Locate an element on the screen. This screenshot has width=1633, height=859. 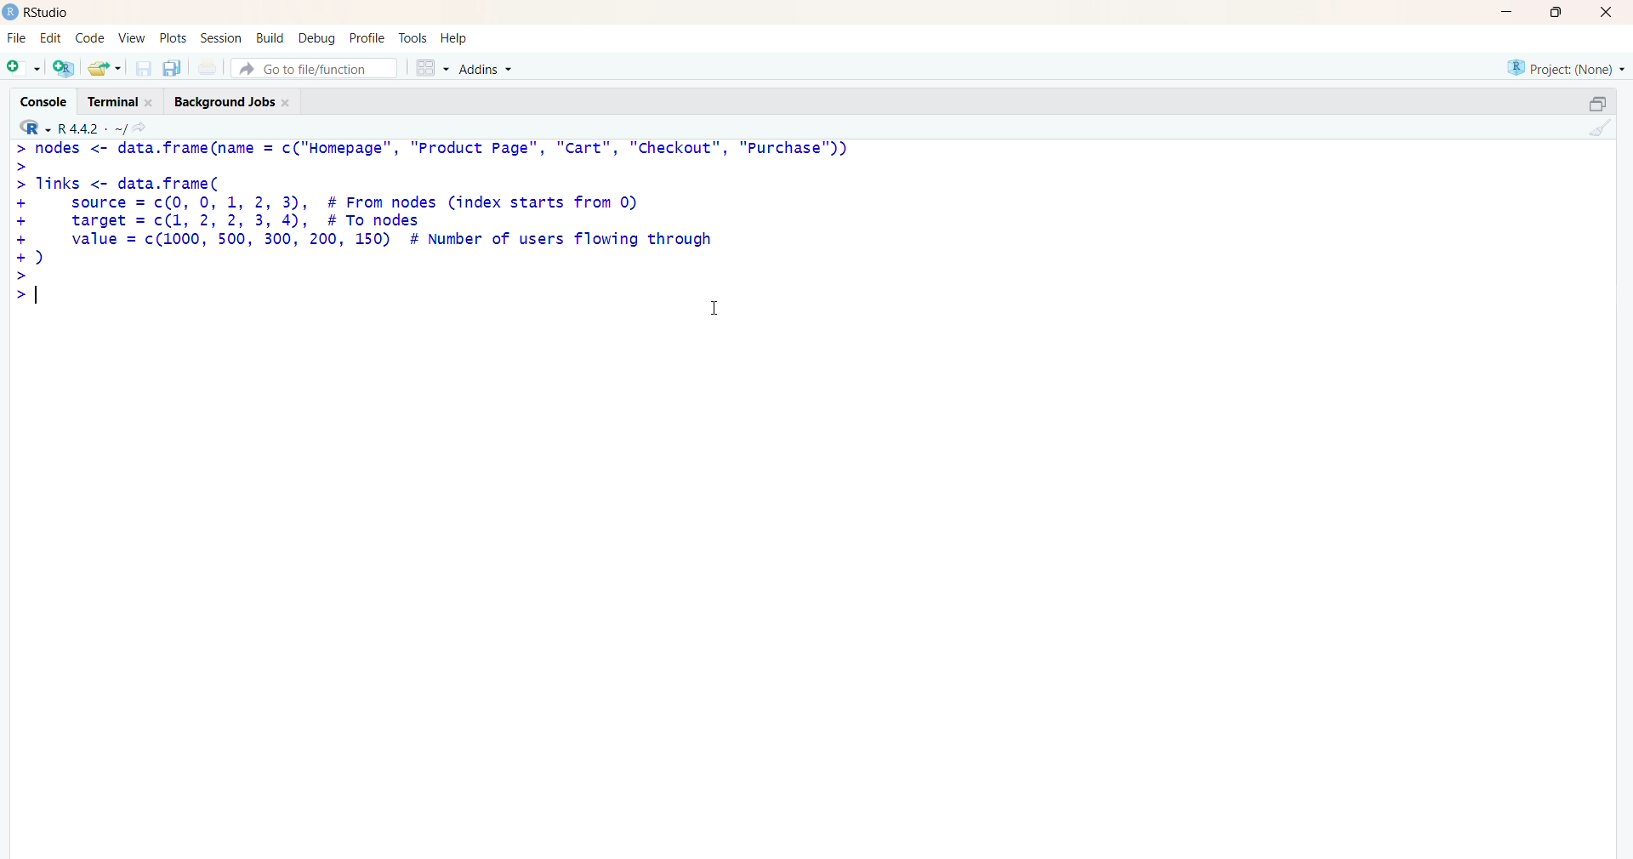
open file is located at coordinates (105, 69).